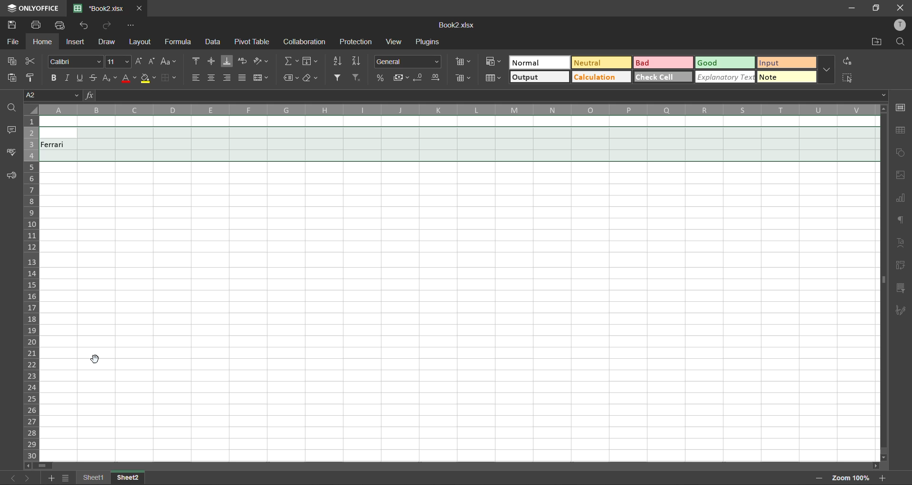 This screenshot has height=485, width=912. What do you see at coordinates (901, 42) in the screenshot?
I see `find` at bounding box center [901, 42].